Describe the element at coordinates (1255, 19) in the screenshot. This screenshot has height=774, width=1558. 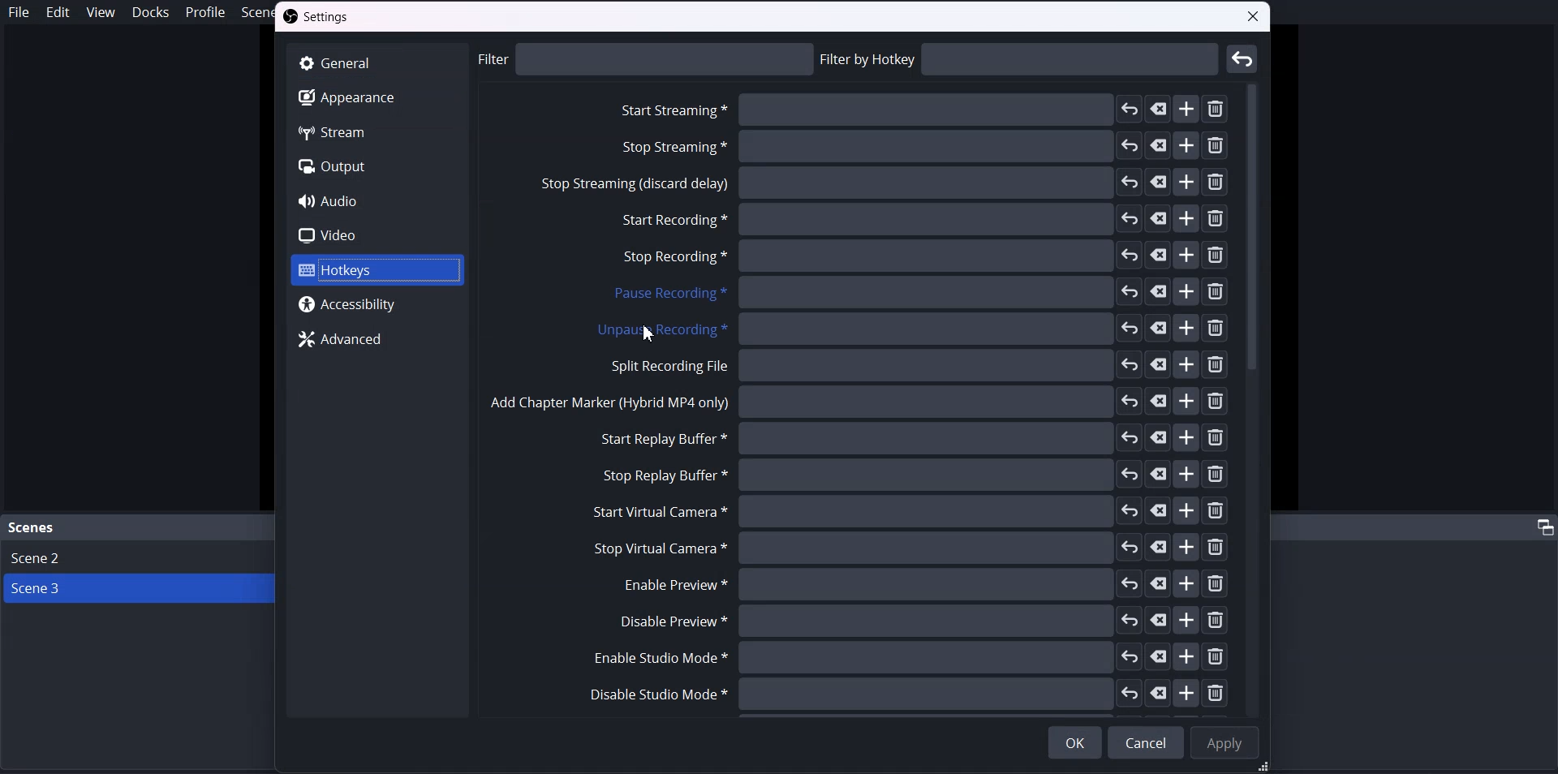
I see `close` at that location.